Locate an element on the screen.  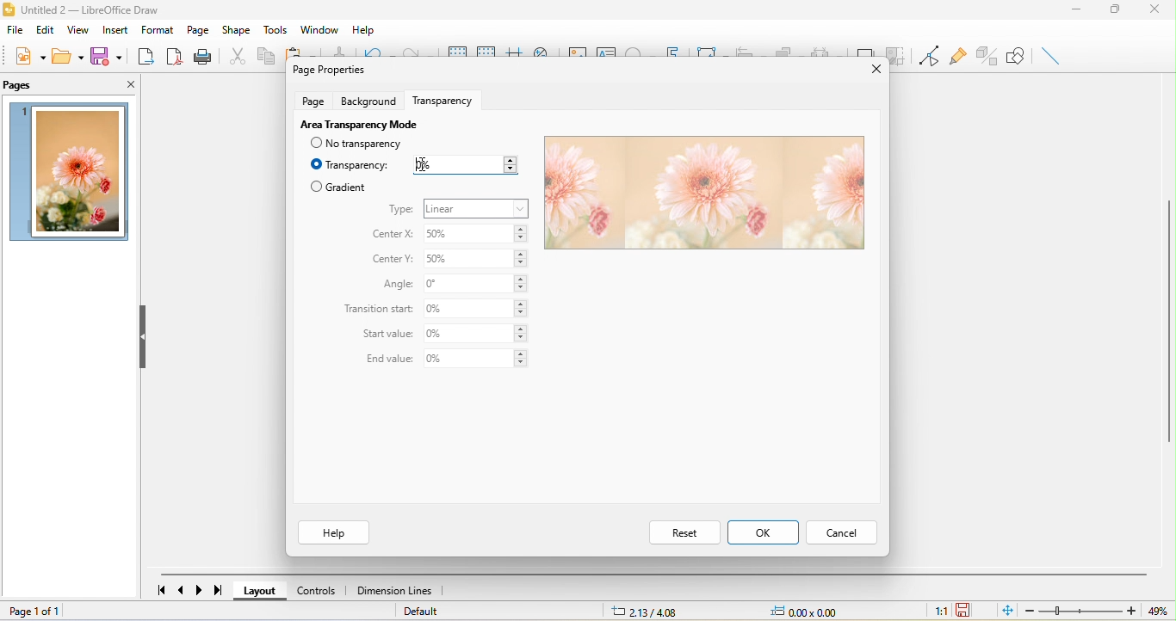
maximize is located at coordinates (1123, 11).